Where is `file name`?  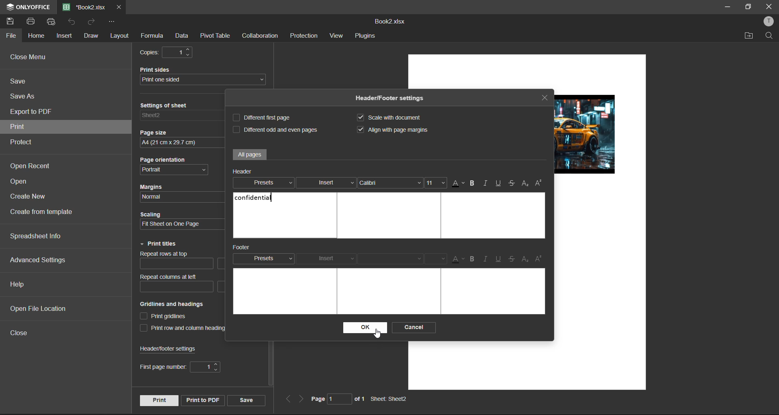
file name is located at coordinates (84, 7).